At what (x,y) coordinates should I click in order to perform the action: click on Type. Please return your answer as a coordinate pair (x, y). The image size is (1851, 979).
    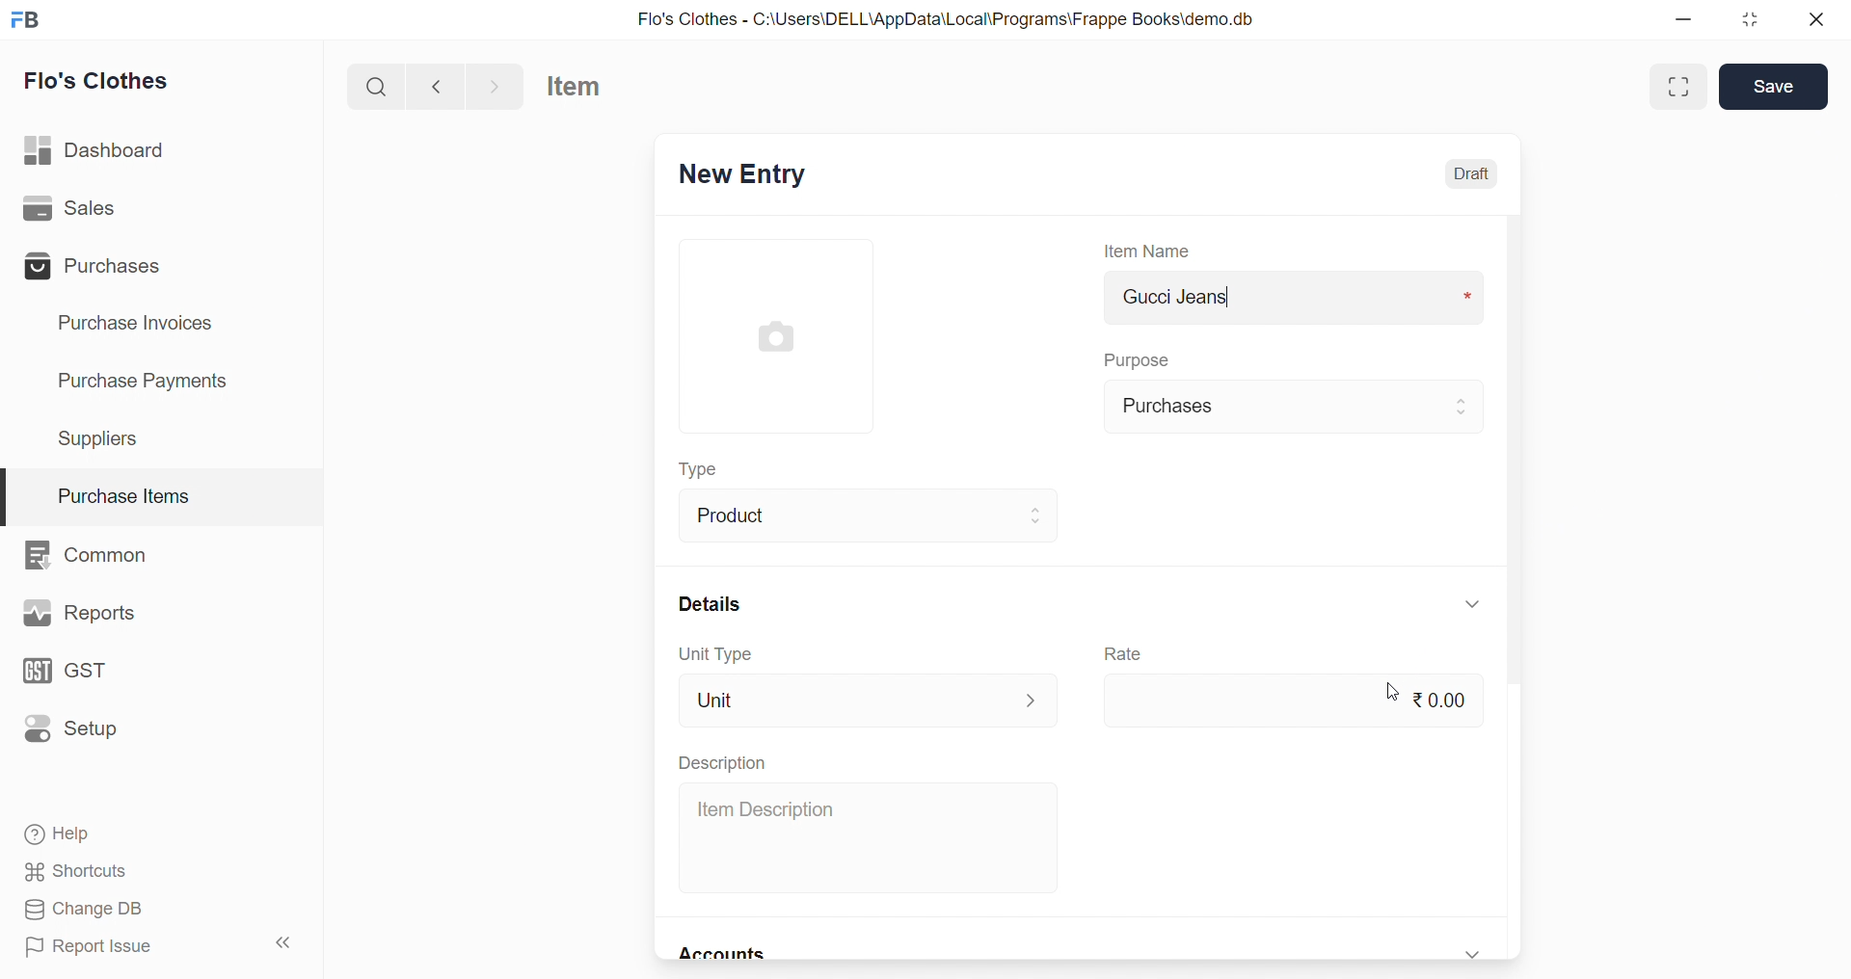
    Looking at the image, I should click on (707, 471).